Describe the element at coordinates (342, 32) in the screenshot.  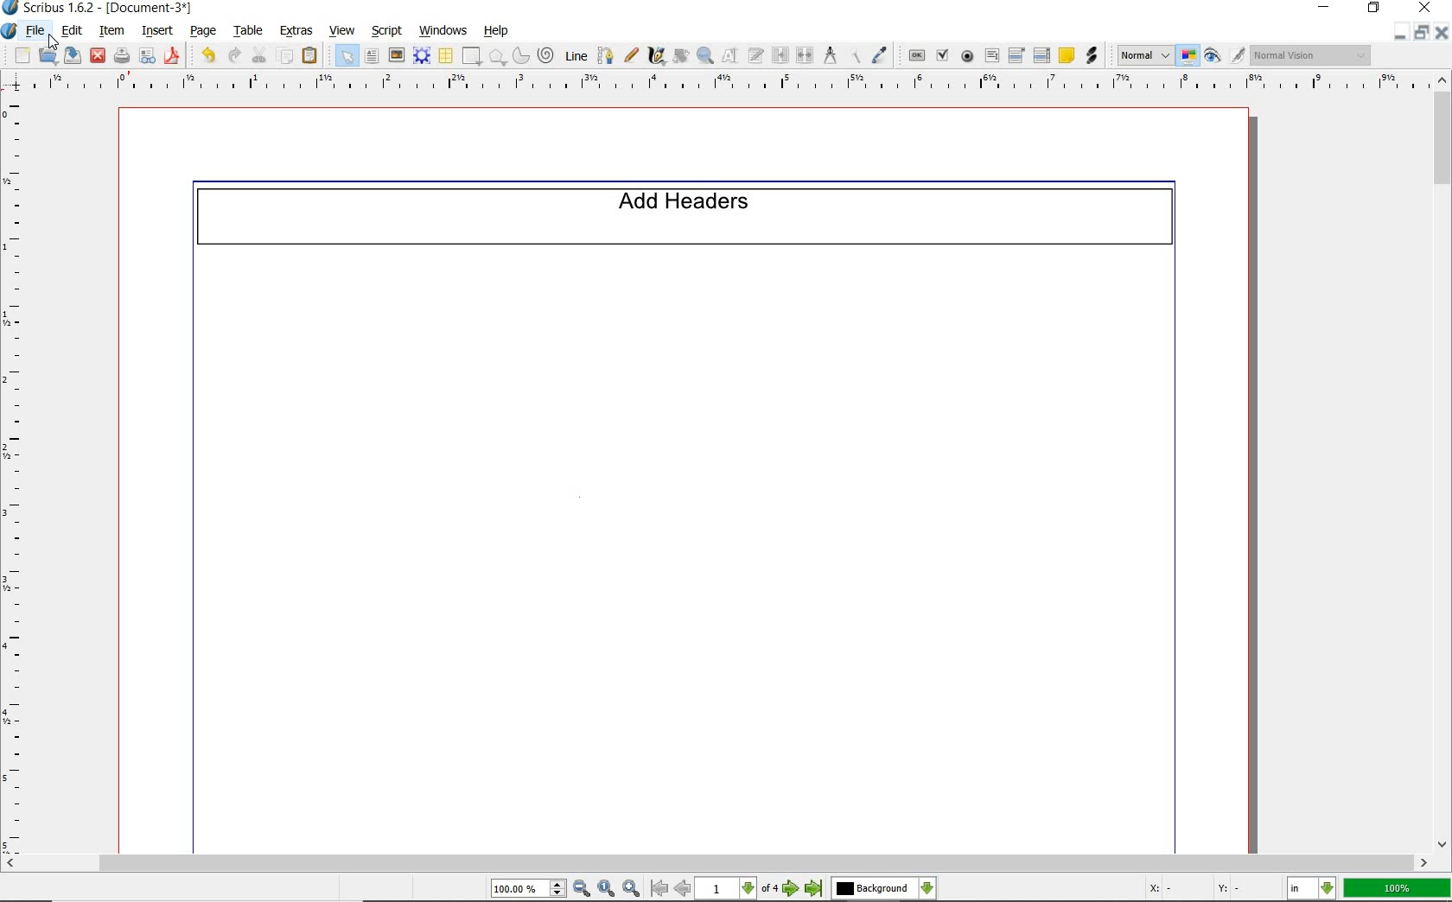
I see `view` at that location.